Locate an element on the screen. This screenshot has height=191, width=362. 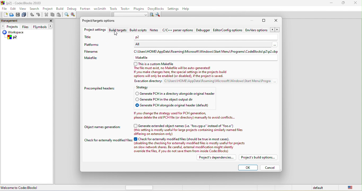
united state is located at coordinates (352, 188).